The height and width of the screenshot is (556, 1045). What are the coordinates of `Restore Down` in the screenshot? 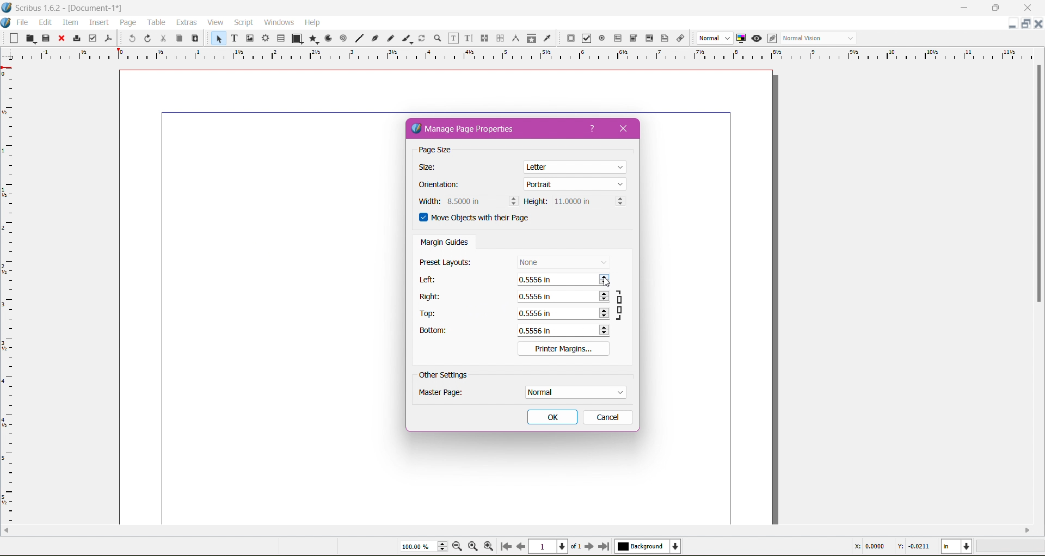 It's located at (994, 8).